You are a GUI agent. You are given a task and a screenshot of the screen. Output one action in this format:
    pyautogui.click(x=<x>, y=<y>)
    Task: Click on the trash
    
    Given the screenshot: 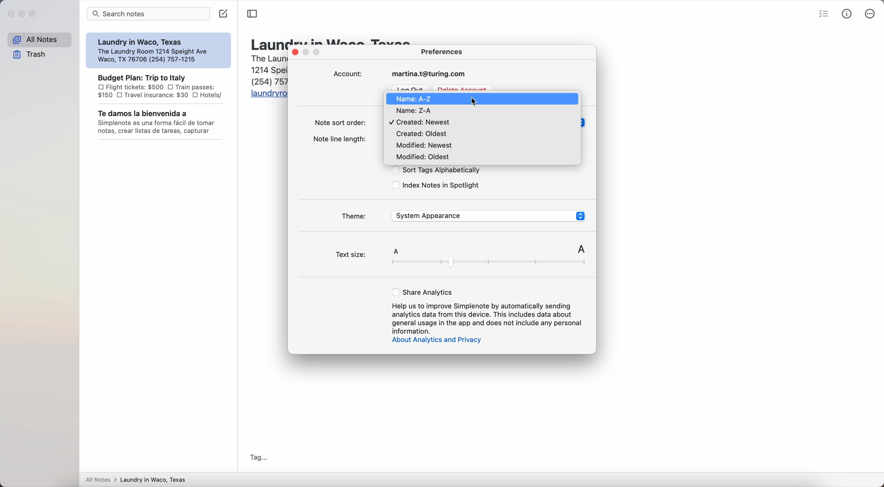 What is the action you would take?
    pyautogui.click(x=30, y=55)
    